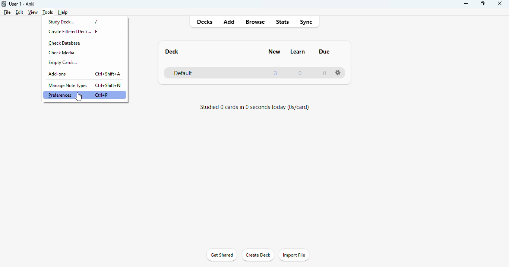 The height and width of the screenshot is (267, 509). Describe the element at coordinates (63, 12) in the screenshot. I see `help` at that location.